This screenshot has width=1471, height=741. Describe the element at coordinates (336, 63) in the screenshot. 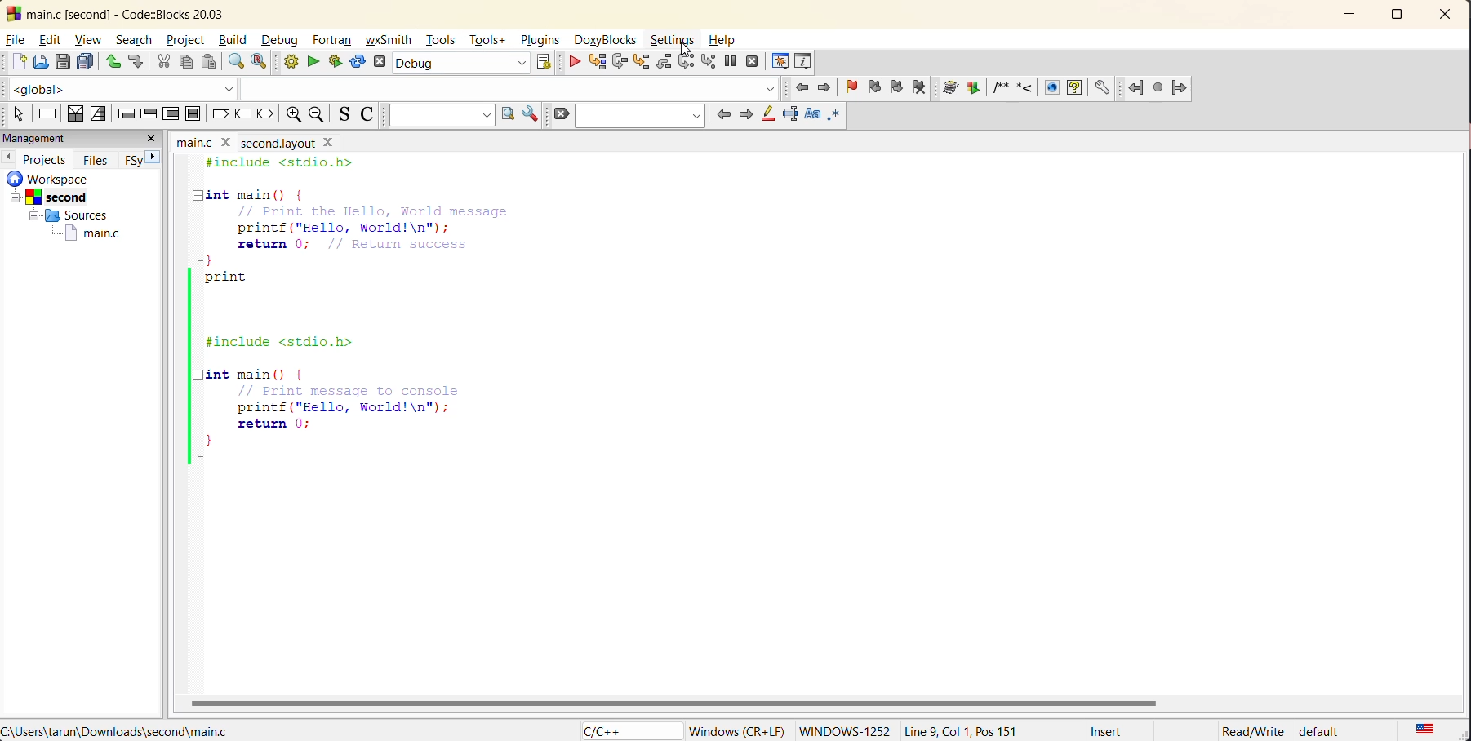

I see `build and run` at that location.